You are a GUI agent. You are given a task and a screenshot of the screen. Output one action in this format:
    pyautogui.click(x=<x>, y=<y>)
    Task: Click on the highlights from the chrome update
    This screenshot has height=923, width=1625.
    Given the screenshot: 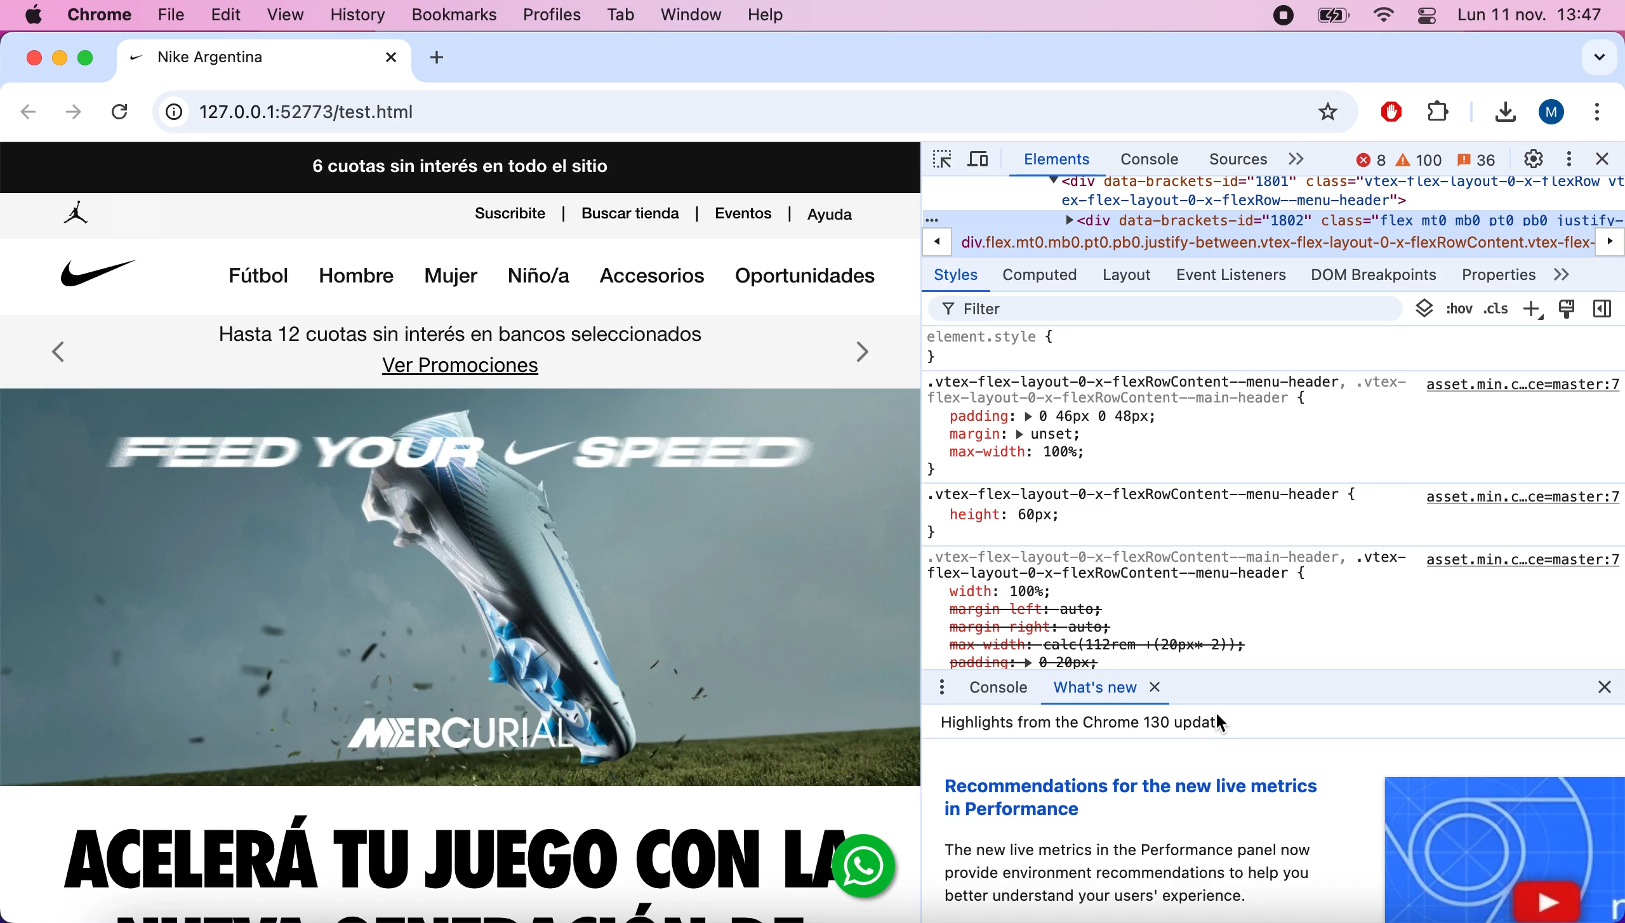 What is the action you would take?
    pyautogui.click(x=1277, y=830)
    